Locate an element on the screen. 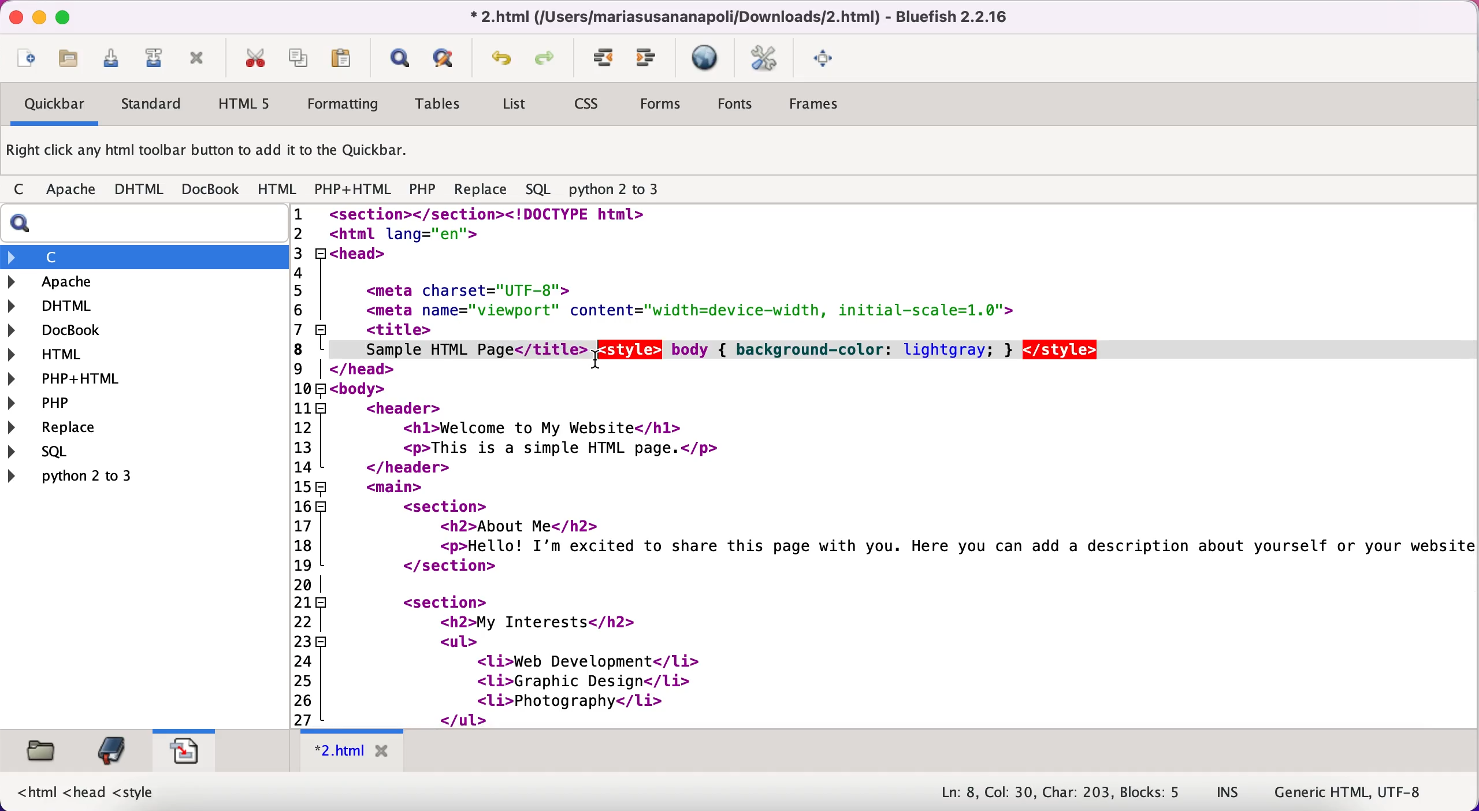 Image resolution: width=1479 pixels, height=811 pixels. replace is located at coordinates (80, 429).